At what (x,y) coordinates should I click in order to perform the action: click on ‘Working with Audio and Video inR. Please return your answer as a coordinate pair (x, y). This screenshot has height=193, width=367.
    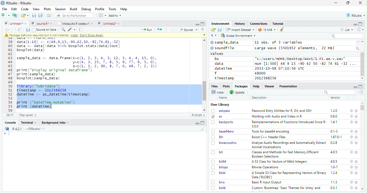
    Looking at the image, I should click on (278, 116).